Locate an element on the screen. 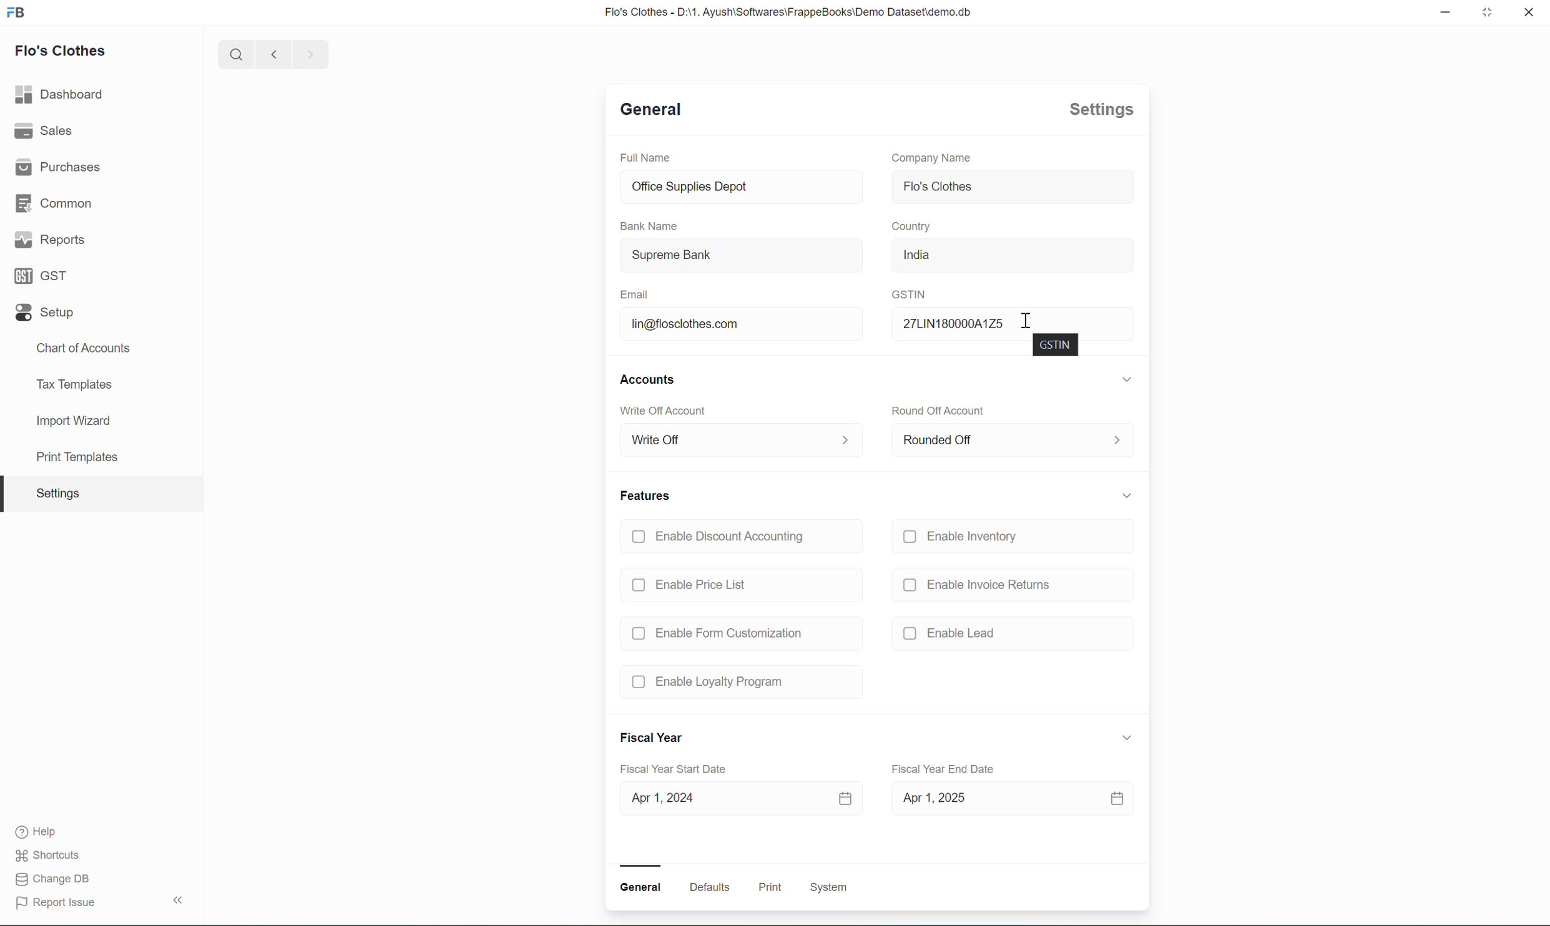 The width and height of the screenshot is (1550, 926). GST is located at coordinates (42, 276).